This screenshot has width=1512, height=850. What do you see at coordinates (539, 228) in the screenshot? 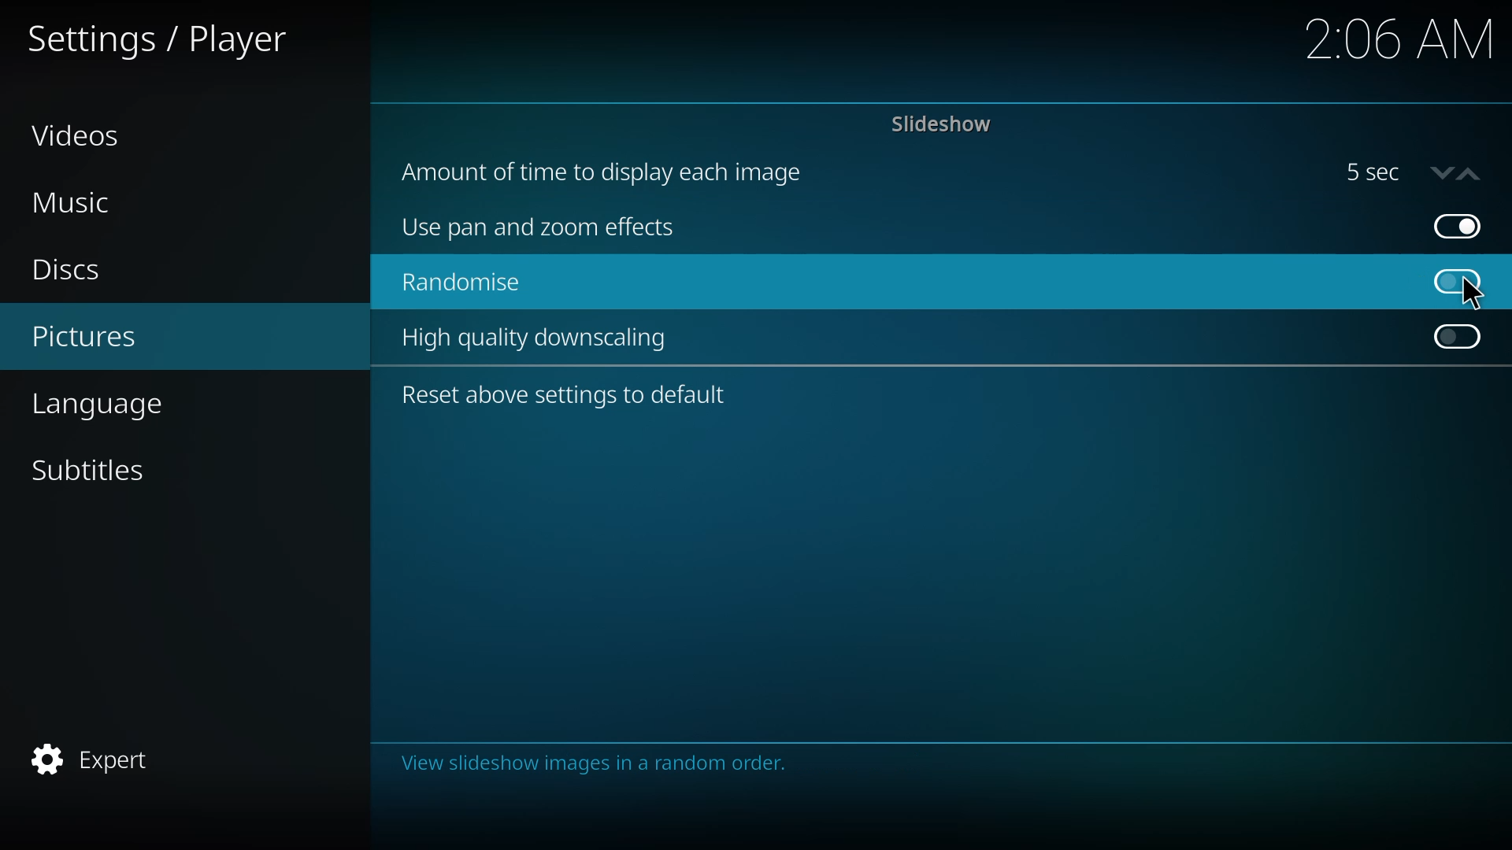
I see `use pan and zoom effects` at bounding box center [539, 228].